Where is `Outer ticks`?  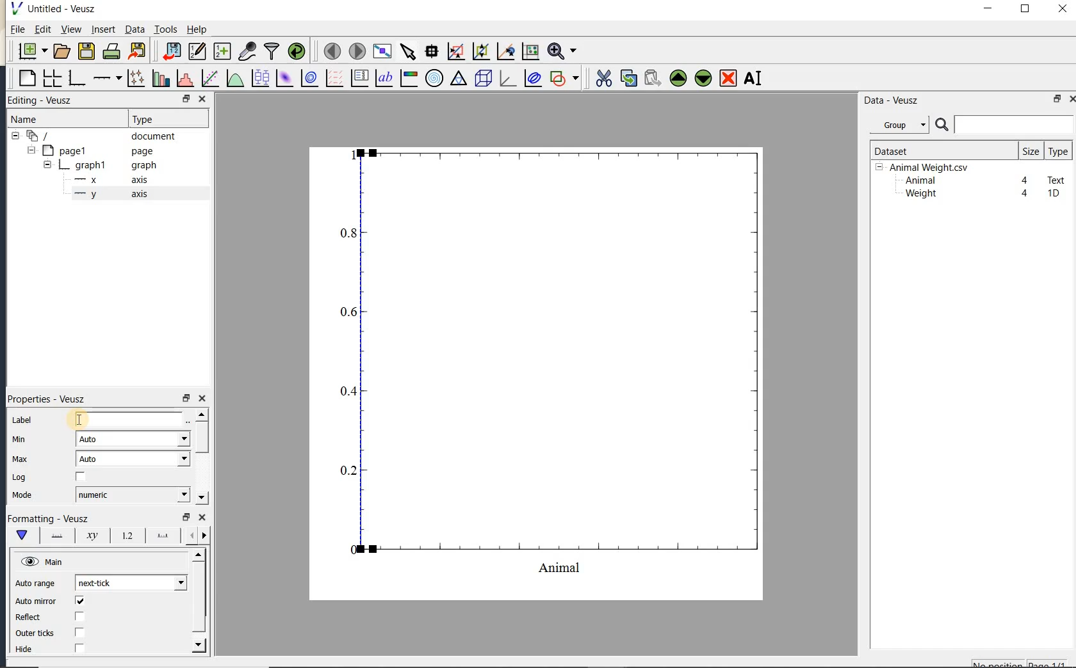 Outer ticks is located at coordinates (37, 633).